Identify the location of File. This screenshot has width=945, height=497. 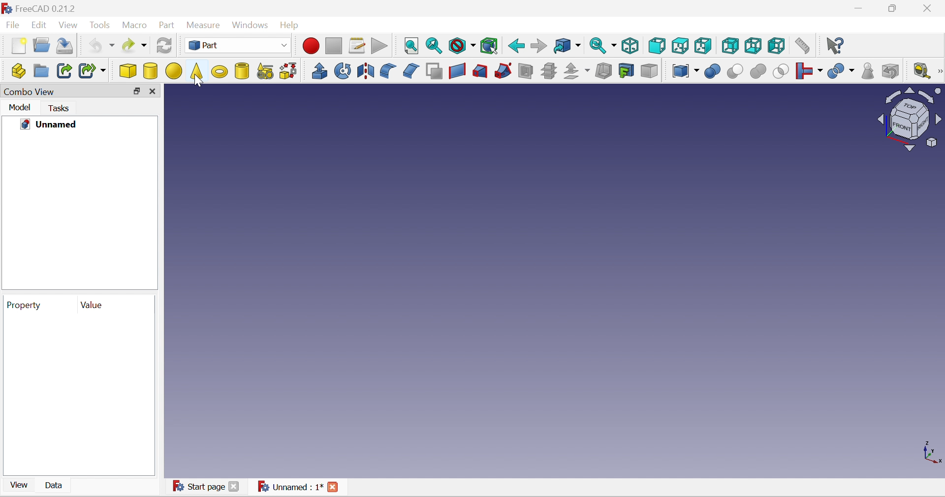
(14, 26).